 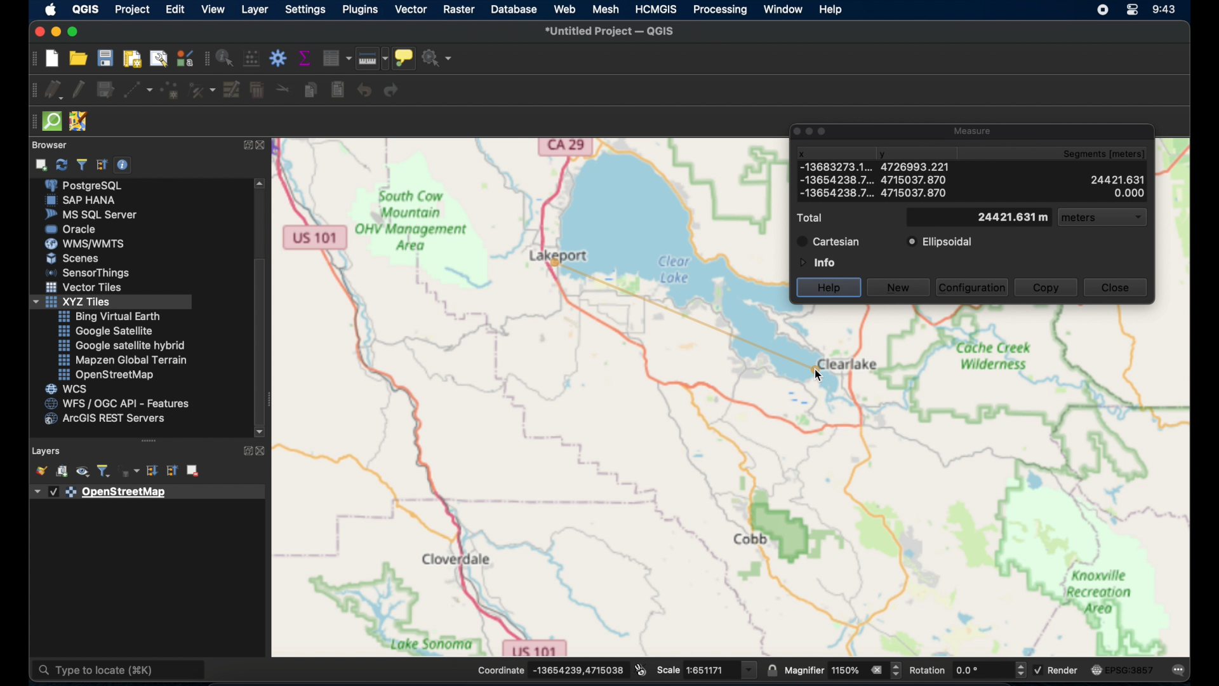 I want to click on control center, so click(x=1135, y=11).